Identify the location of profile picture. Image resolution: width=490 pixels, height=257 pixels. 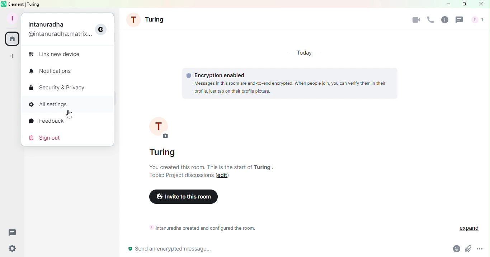
(159, 126).